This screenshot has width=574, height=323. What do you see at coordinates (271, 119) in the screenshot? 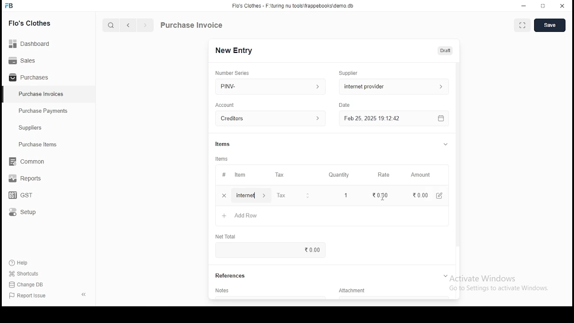
I see `account` at bounding box center [271, 119].